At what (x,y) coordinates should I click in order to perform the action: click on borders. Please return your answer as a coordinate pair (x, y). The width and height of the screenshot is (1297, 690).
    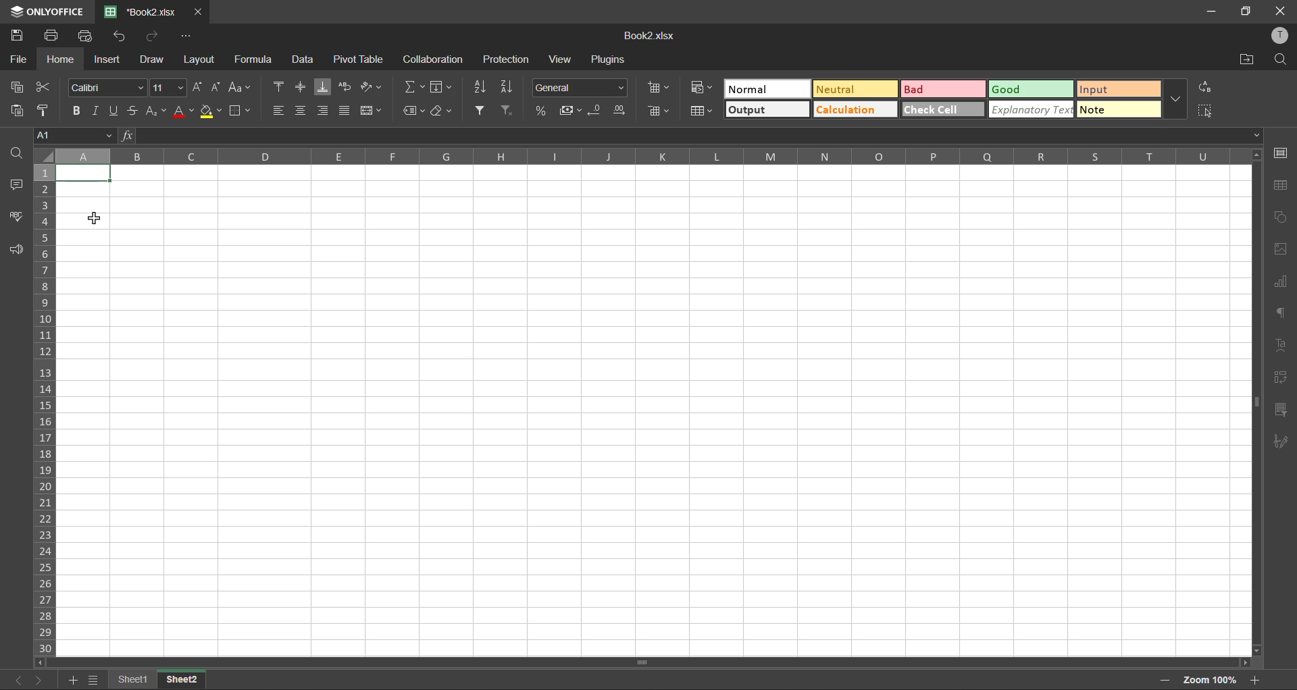
    Looking at the image, I should click on (242, 112).